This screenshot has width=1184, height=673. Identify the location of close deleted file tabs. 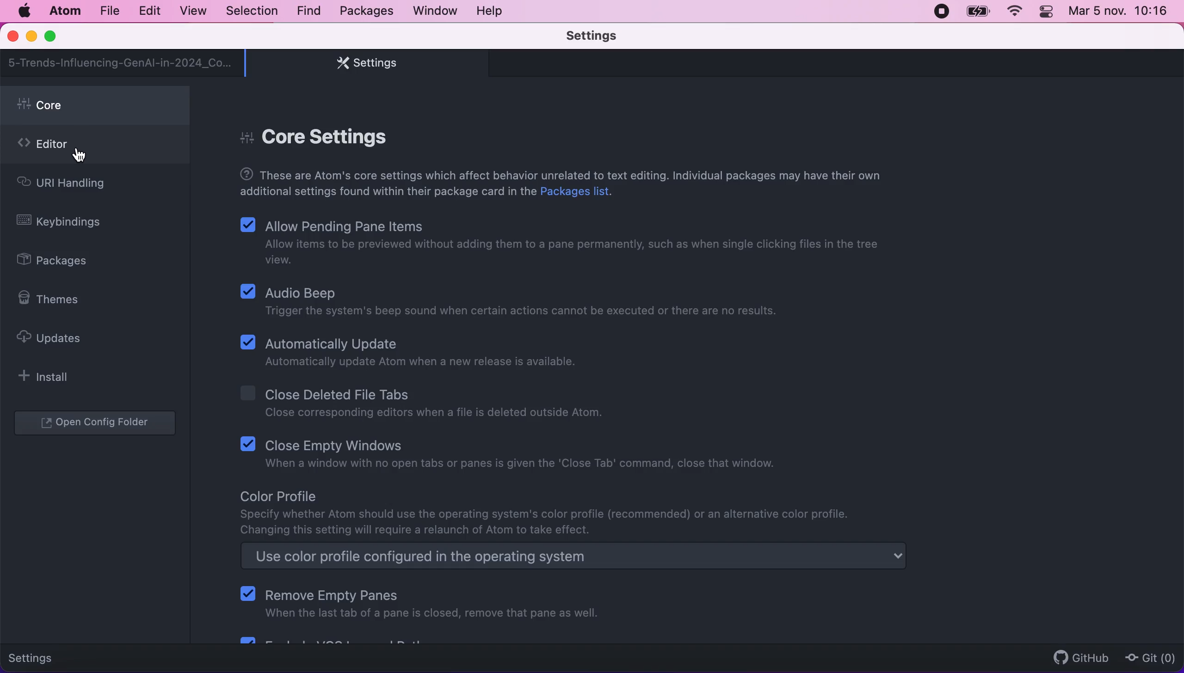
(427, 404).